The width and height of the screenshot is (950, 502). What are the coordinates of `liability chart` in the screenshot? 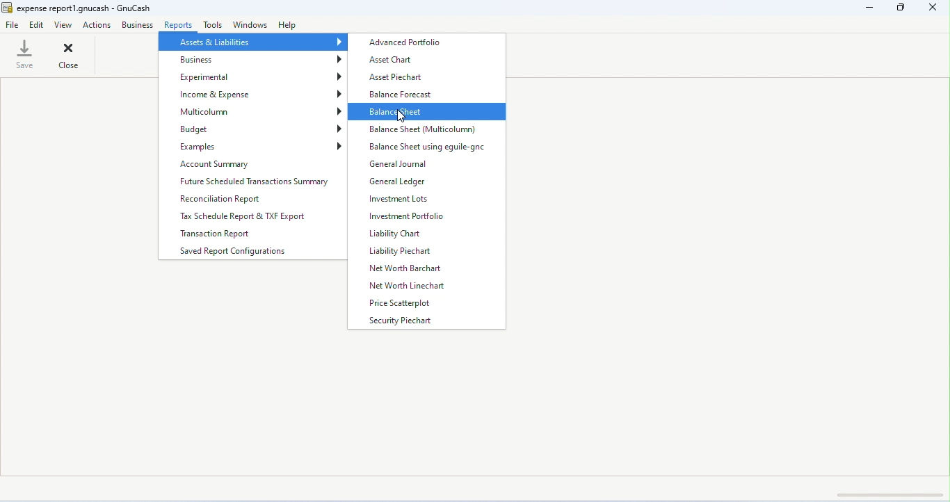 It's located at (396, 234).